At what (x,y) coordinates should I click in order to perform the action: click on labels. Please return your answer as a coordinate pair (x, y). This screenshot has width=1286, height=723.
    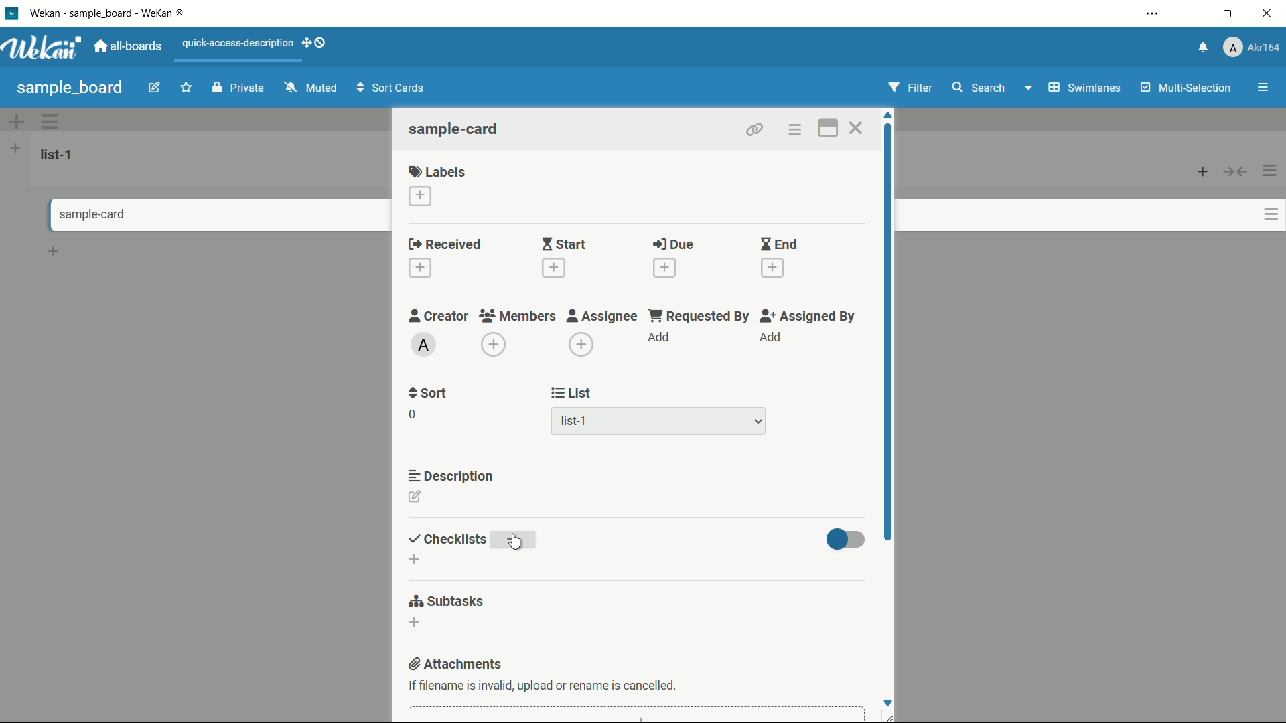
    Looking at the image, I should click on (437, 171).